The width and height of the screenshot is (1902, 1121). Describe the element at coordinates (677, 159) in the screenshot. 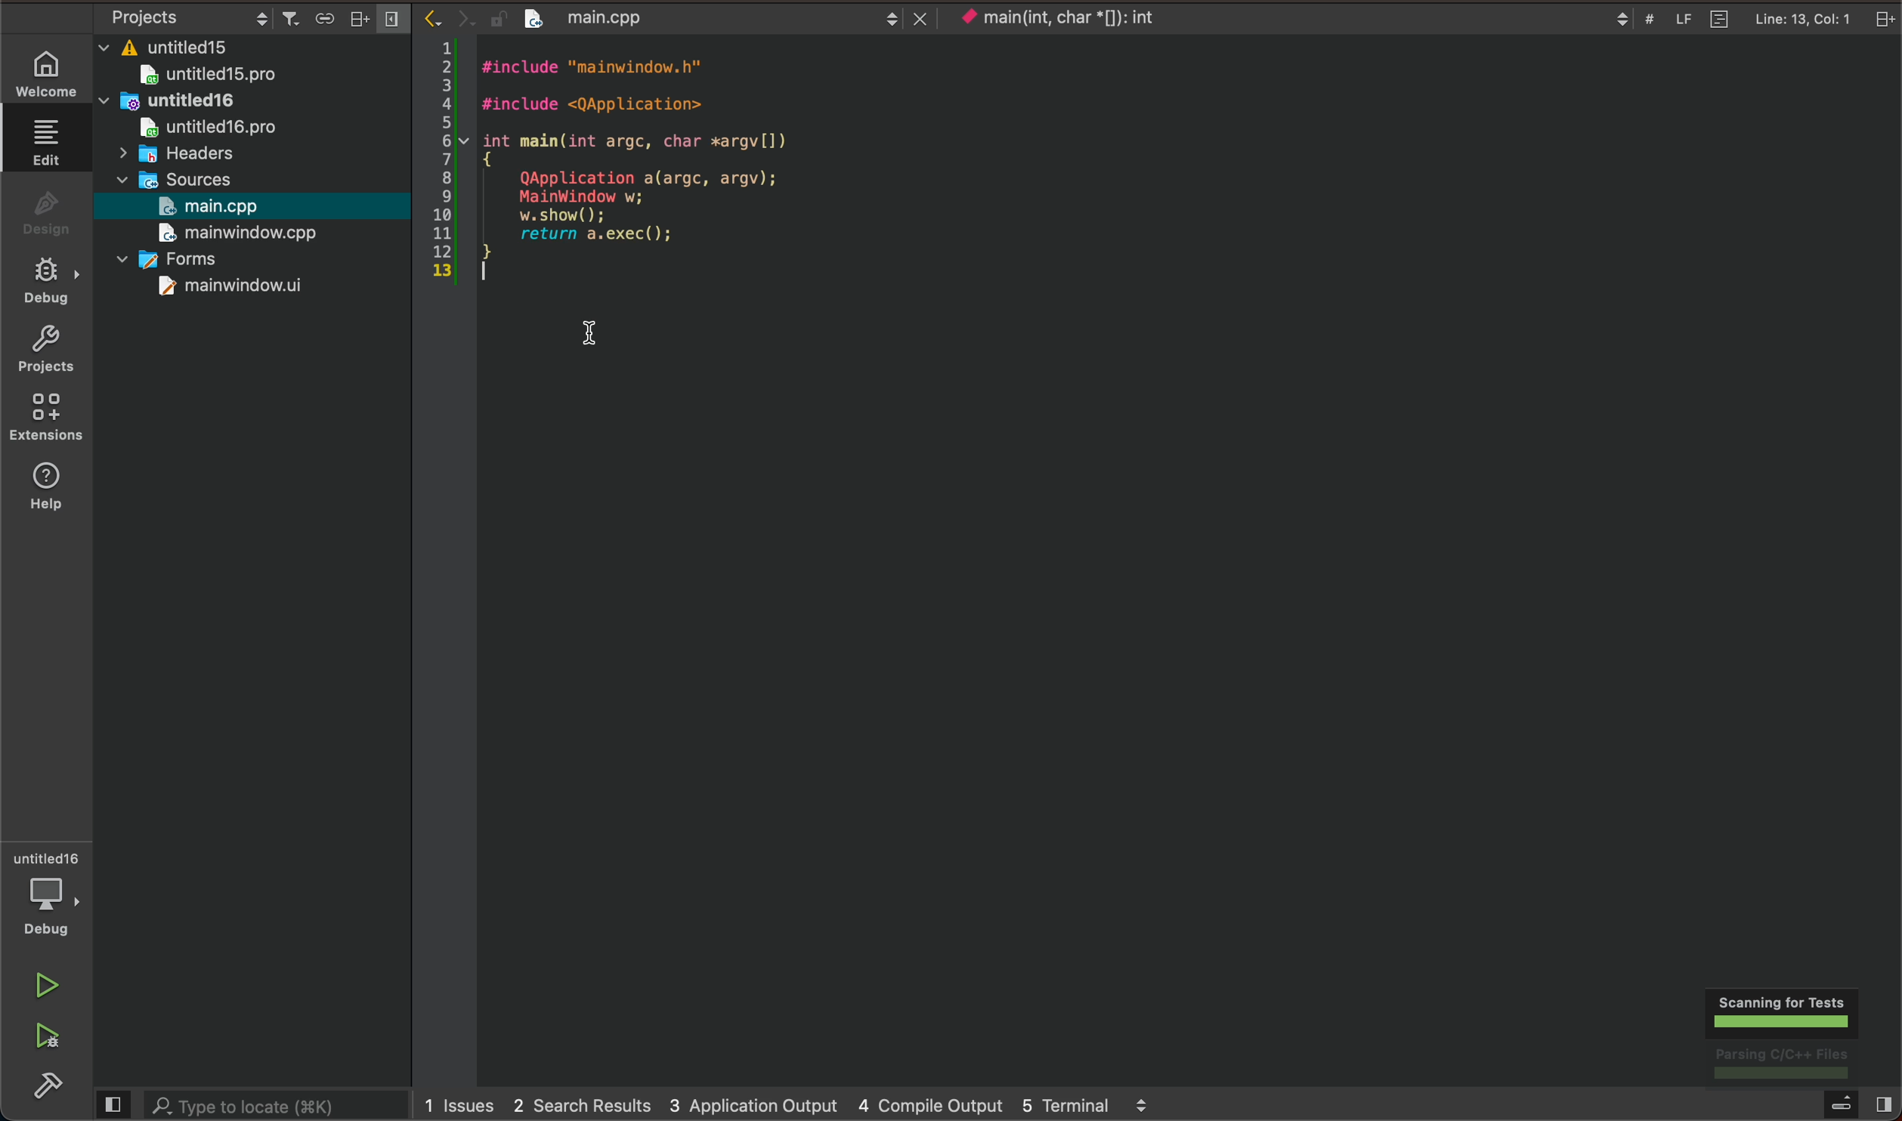

I see `file content` at that location.